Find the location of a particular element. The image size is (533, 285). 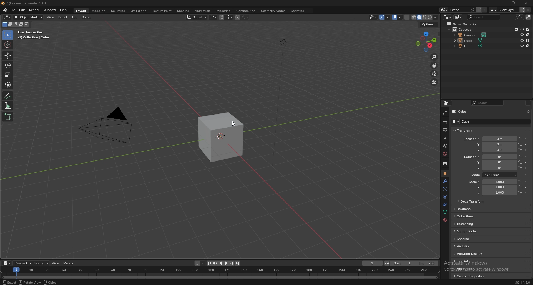

browse scene is located at coordinates (443, 10).